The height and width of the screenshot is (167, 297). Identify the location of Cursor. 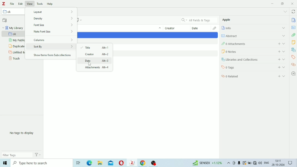
(90, 64).